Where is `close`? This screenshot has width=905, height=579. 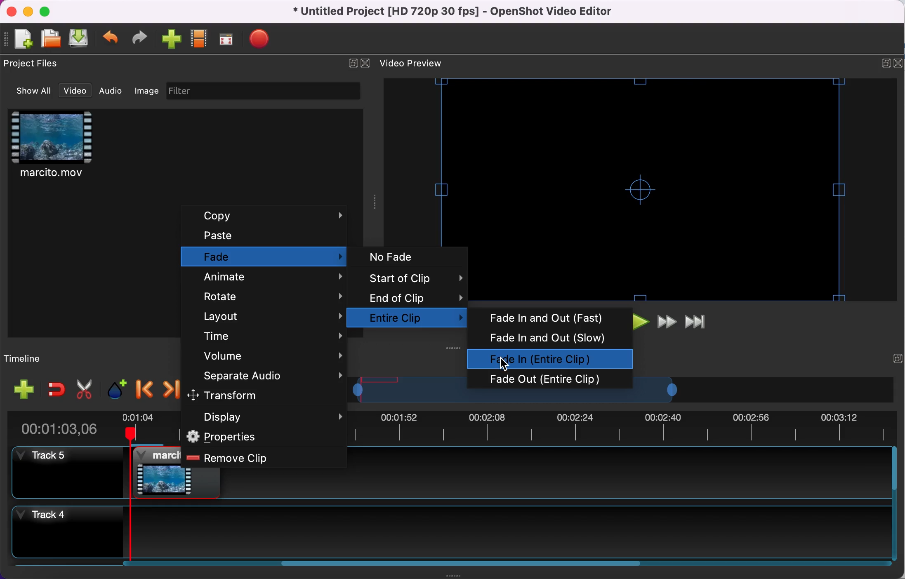
close is located at coordinates (13, 11).